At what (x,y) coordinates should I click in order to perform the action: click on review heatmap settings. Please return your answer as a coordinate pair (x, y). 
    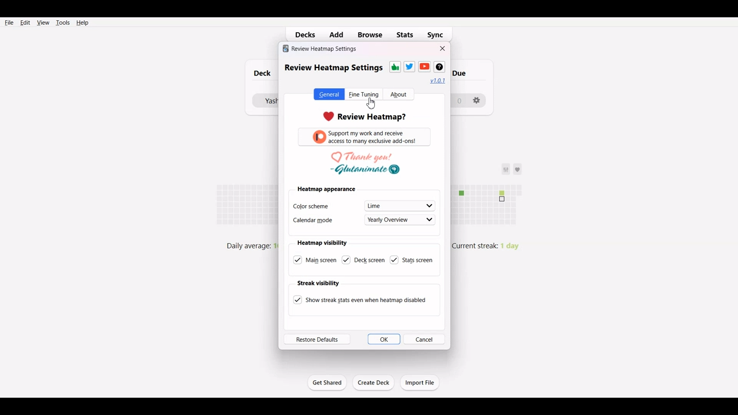
    Looking at the image, I should click on (320, 48).